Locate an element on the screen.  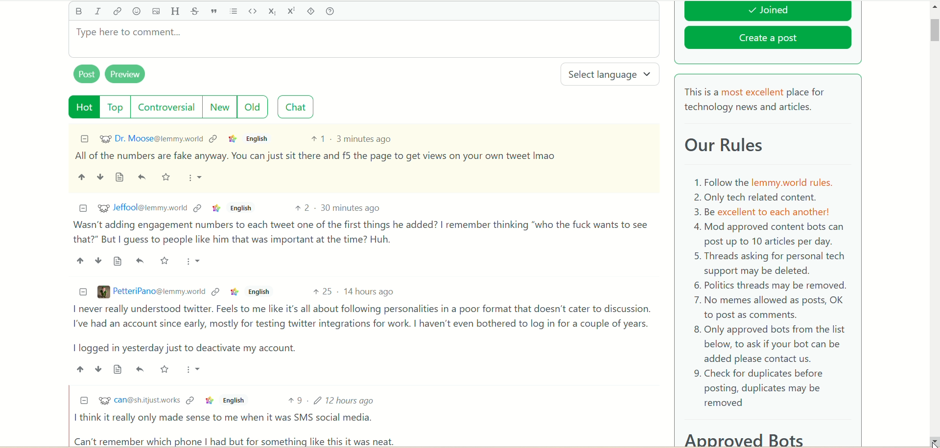
chat is located at coordinates (296, 107).